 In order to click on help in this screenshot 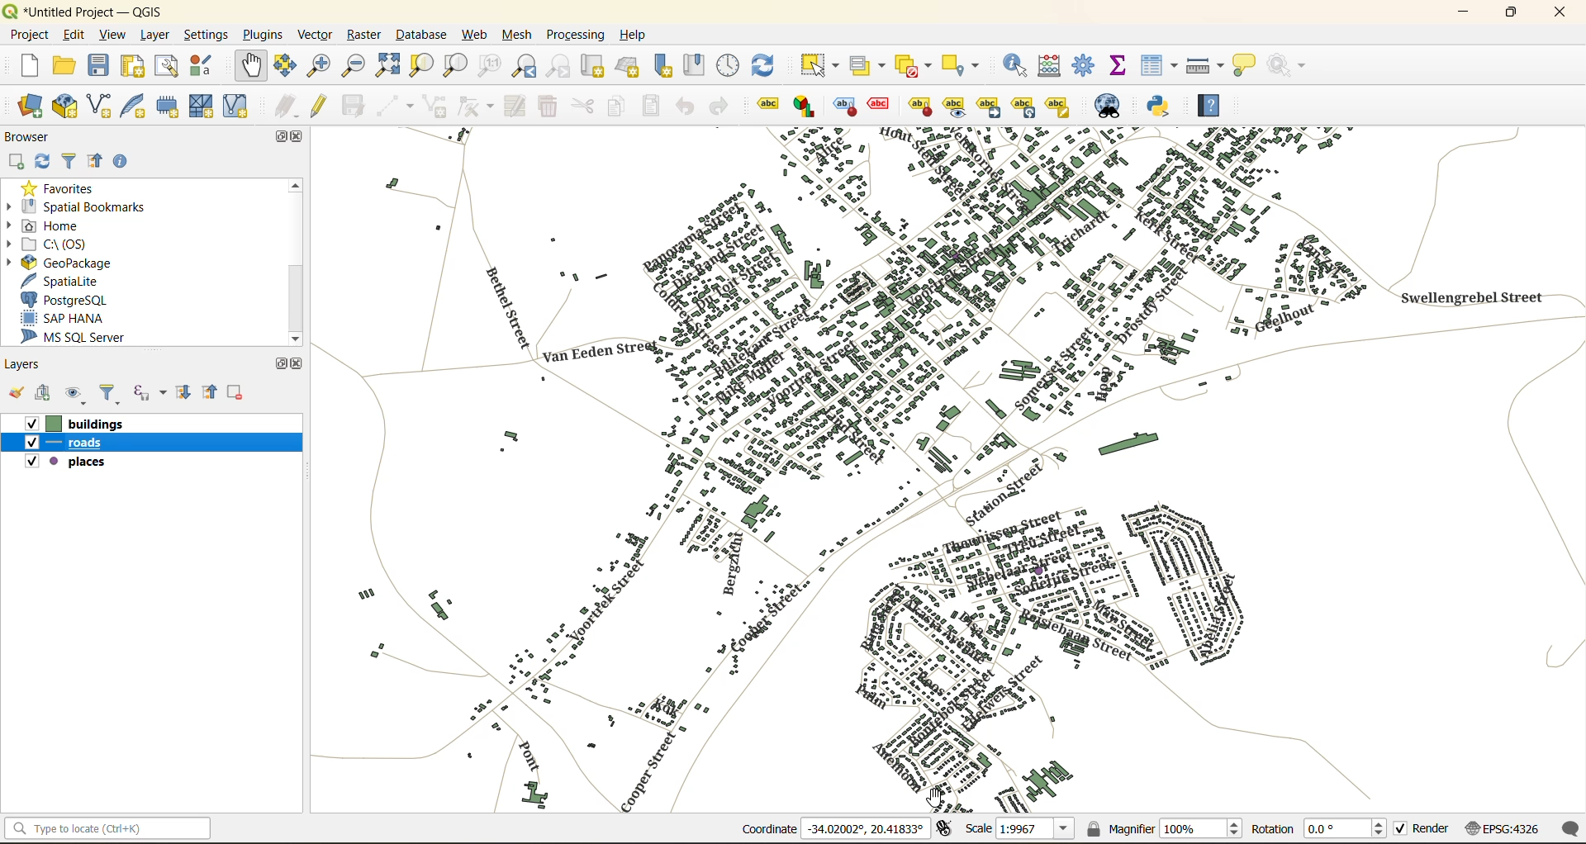, I will do `click(639, 36)`.